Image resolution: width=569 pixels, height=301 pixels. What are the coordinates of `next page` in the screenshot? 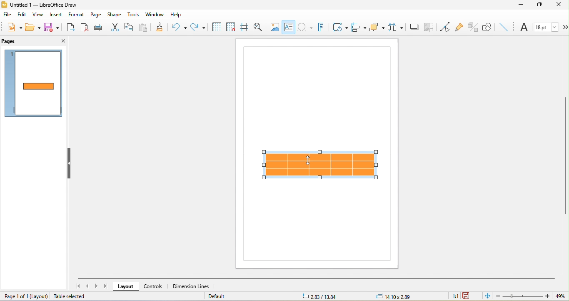 It's located at (97, 287).